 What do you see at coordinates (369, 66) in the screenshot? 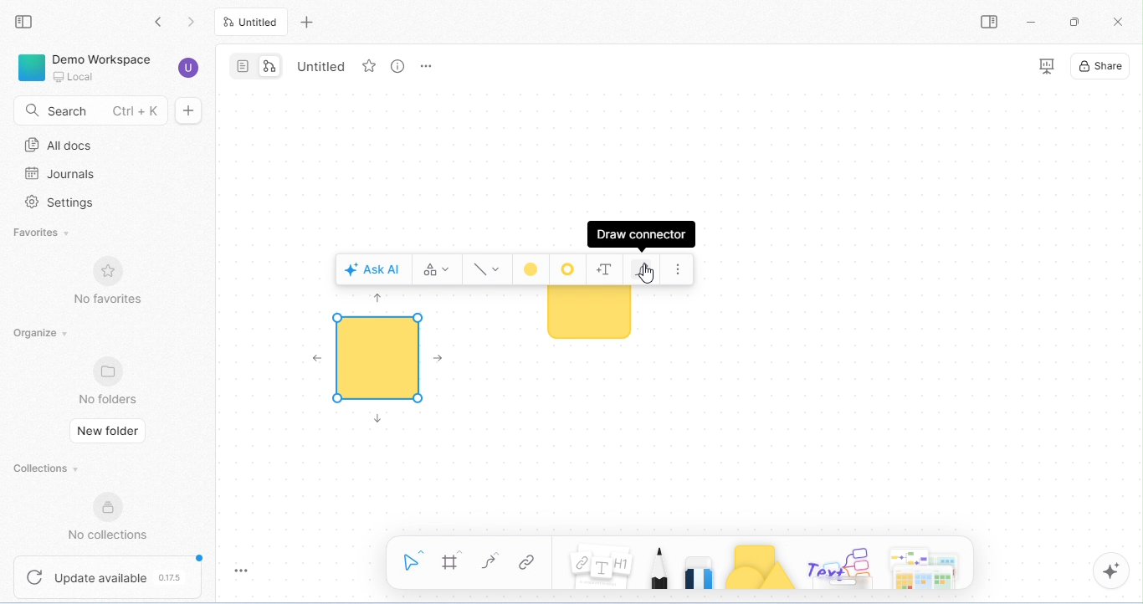
I see `favorite` at bounding box center [369, 66].